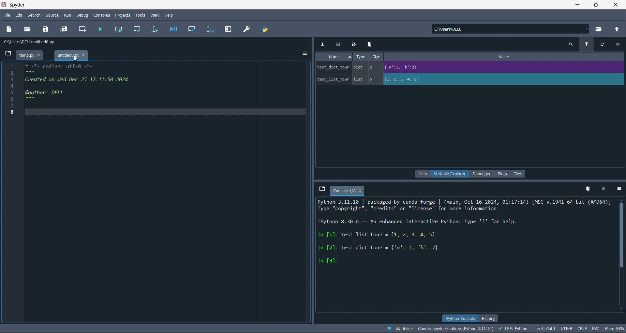  What do you see at coordinates (35, 43) in the screenshot?
I see `C:\Users\DELL\untitled0.py` at bounding box center [35, 43].